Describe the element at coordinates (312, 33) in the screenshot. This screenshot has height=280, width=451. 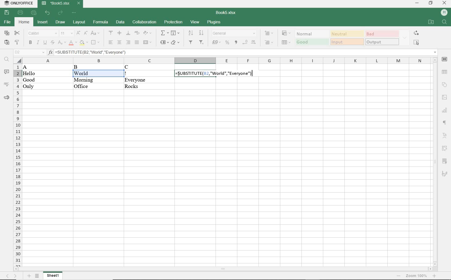
I see `normal` at that location.